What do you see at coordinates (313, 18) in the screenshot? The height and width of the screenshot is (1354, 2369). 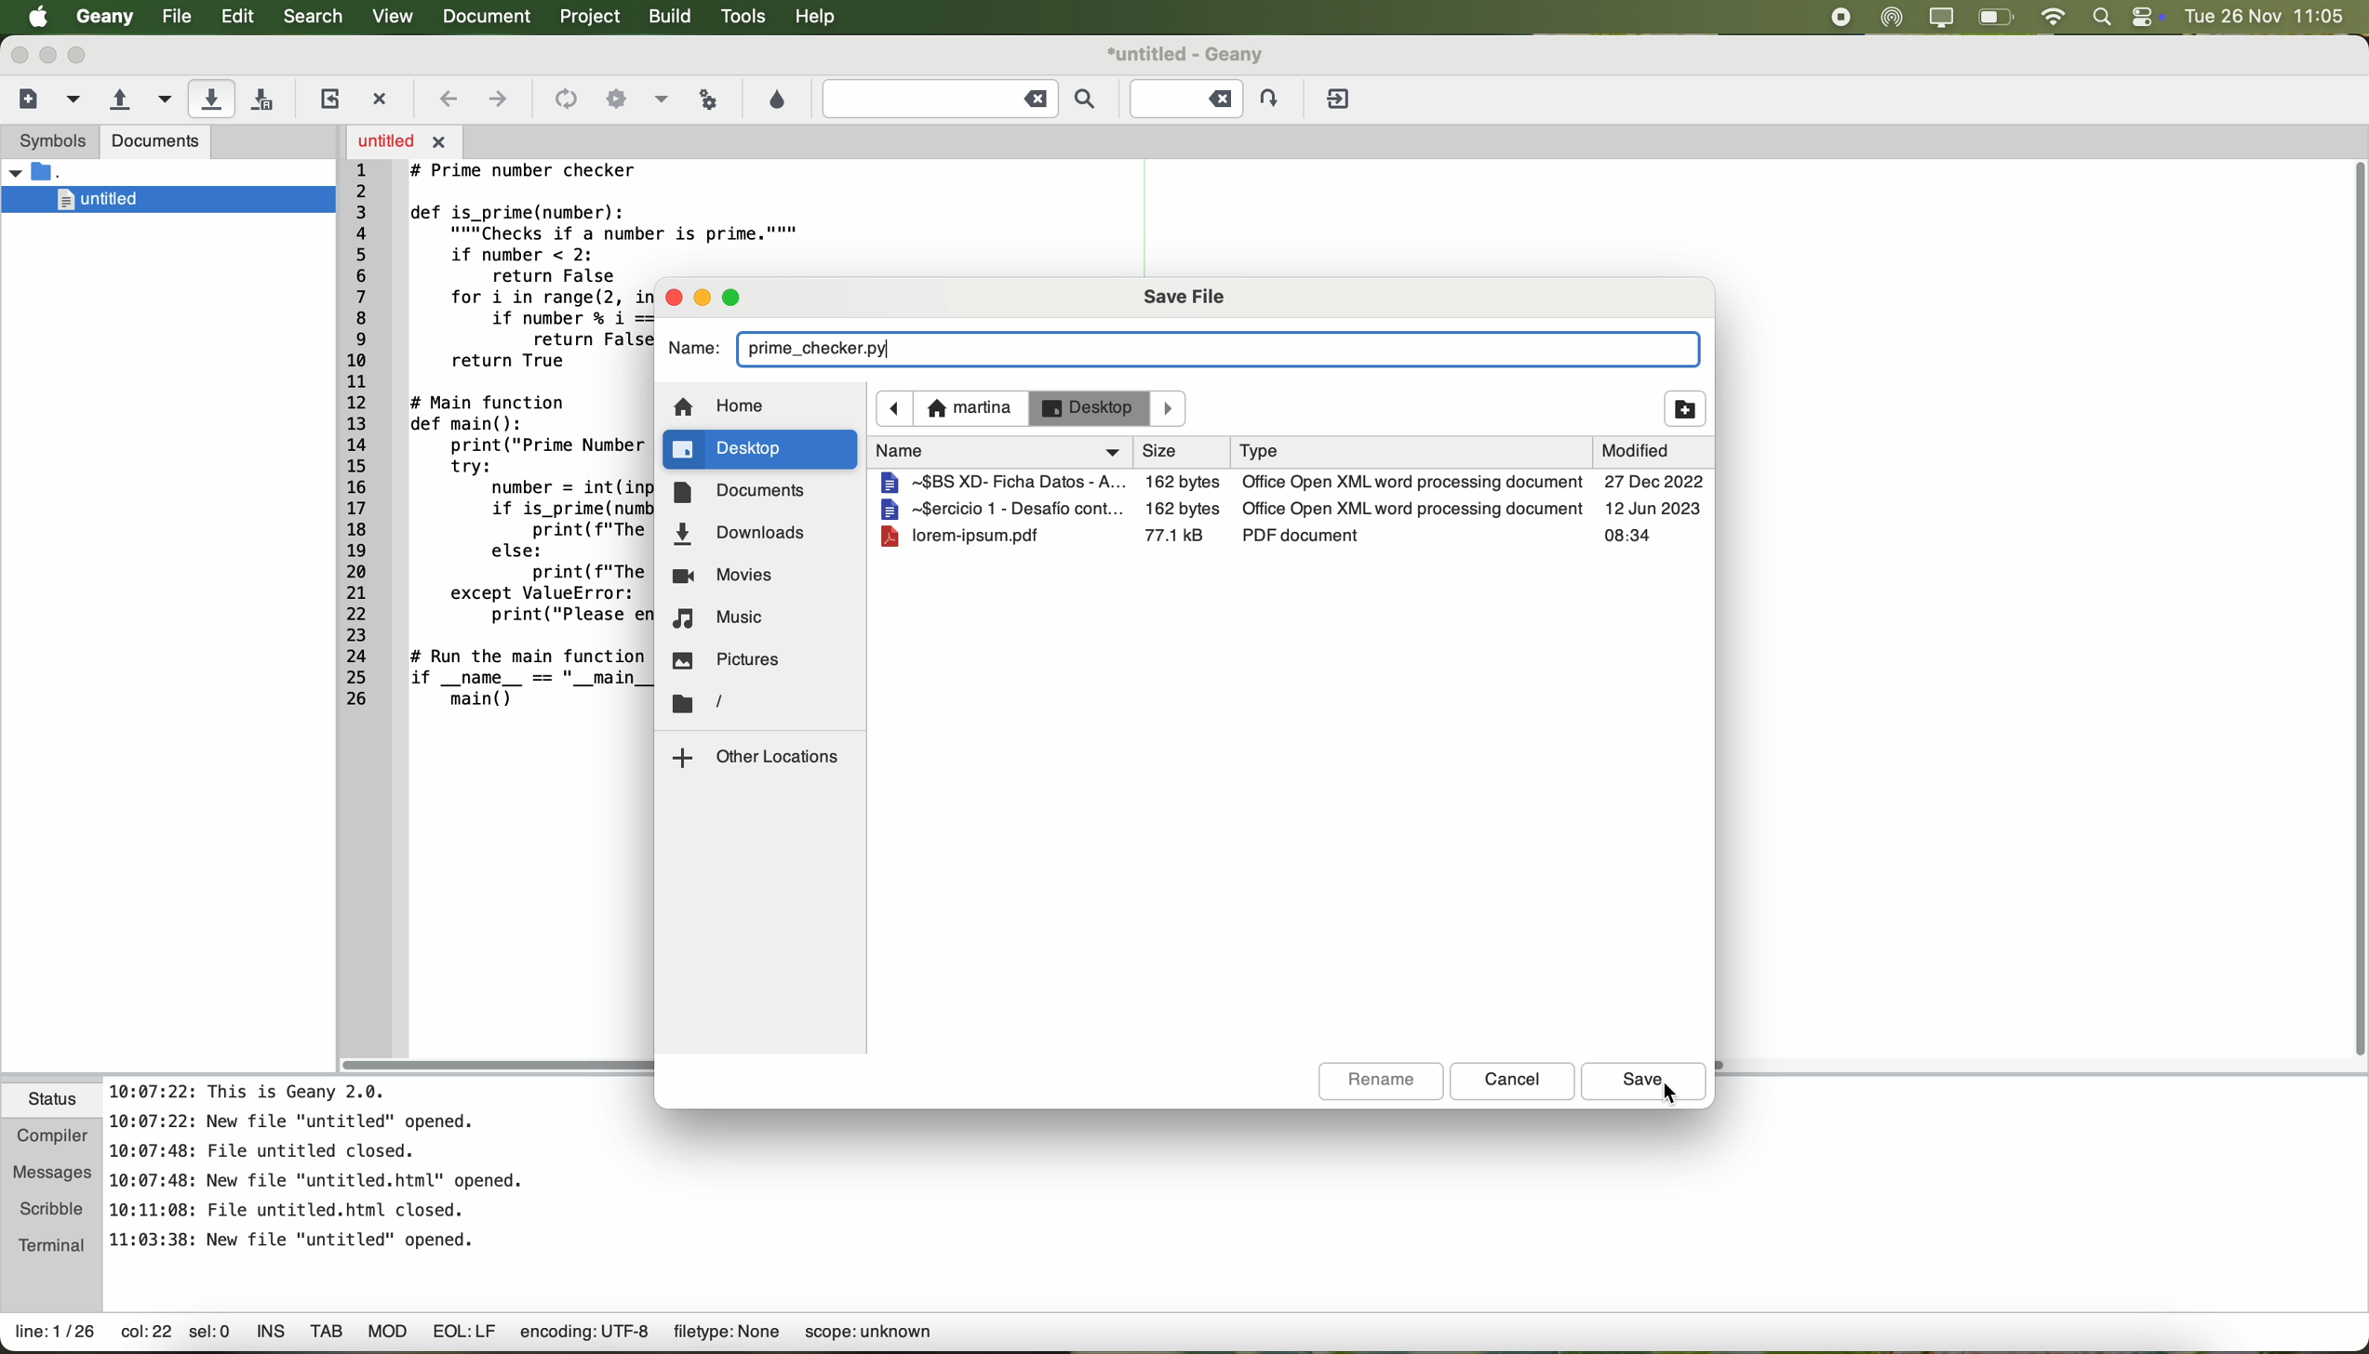 I see `search` at bounding box center [313, 18].